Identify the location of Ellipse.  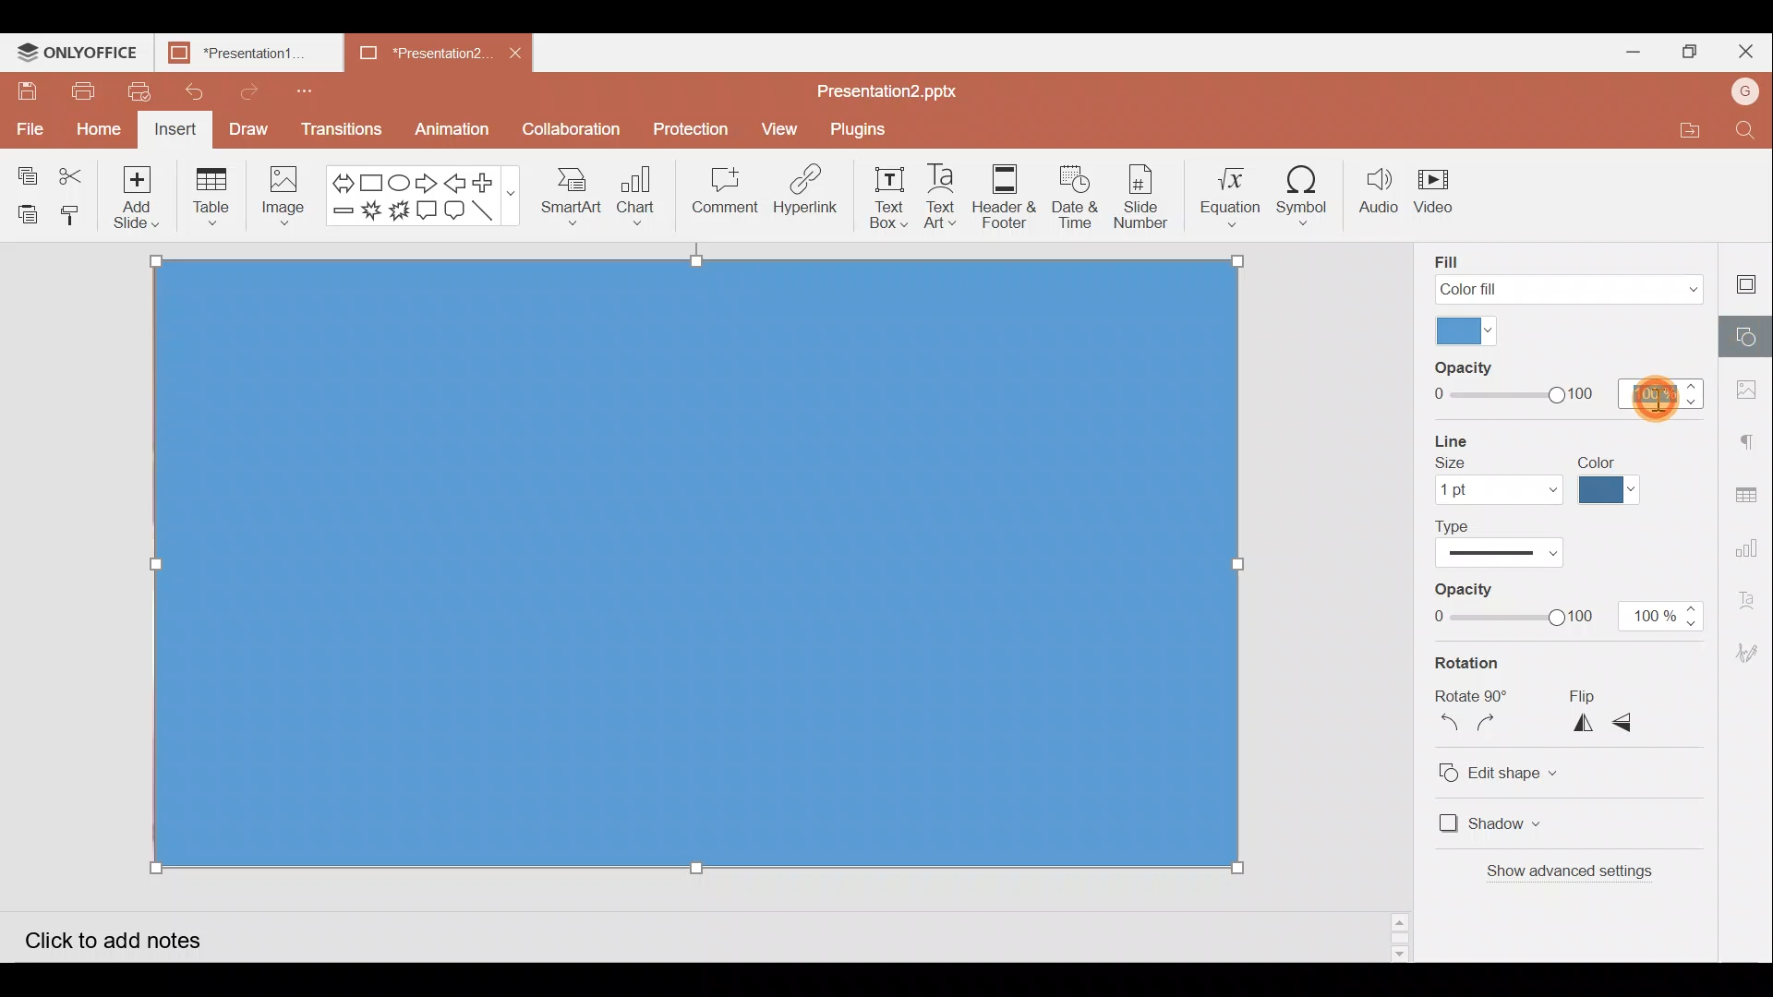
(401, 177).